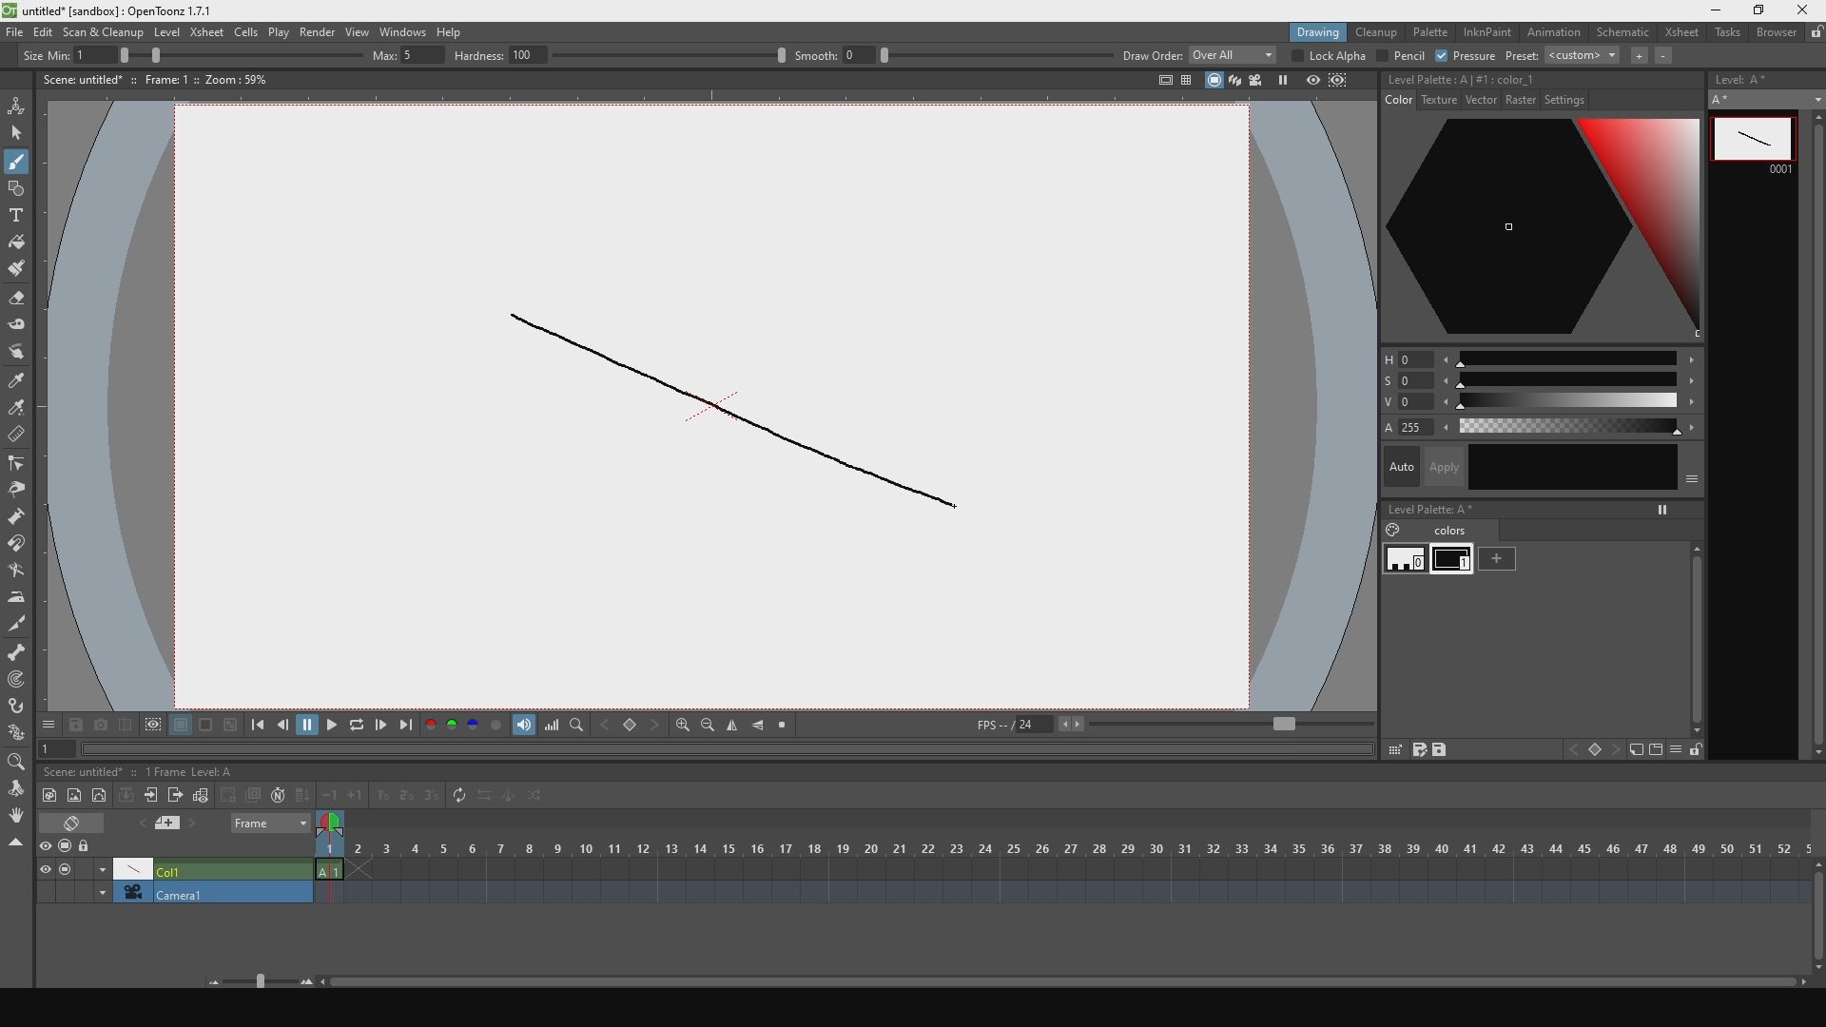  Describe the element at coordinates (1625, 33) in the screenshot. I see `schematic` at that location.